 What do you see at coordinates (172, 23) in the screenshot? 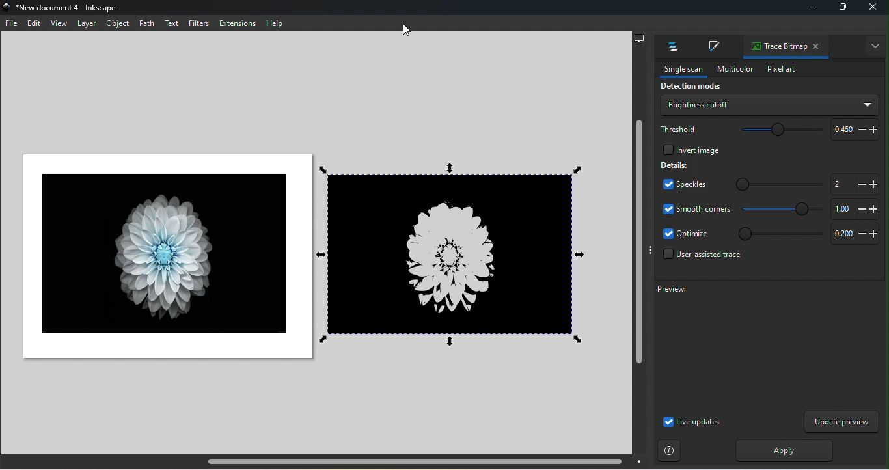
I see `Text` at bounding box center [172, 23].